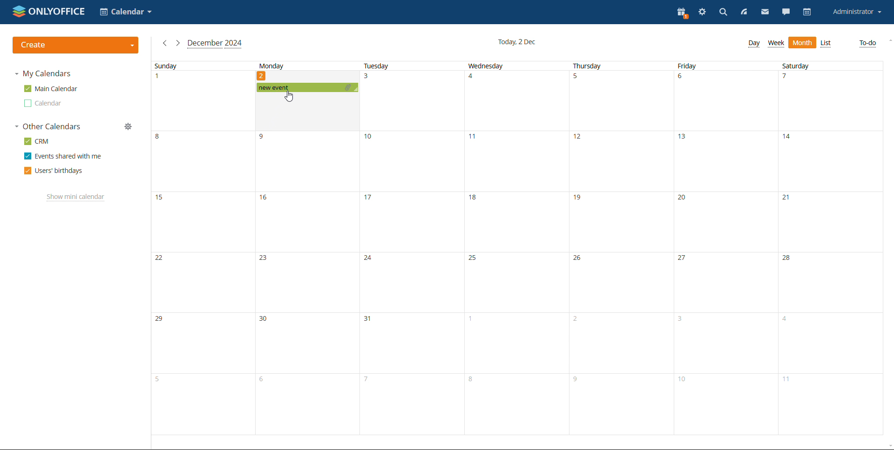 This screenshot has width=894, height=450. What do you see at coordinates (162, 202) in the screenshot?
I see `15` at bounding box center [162, 202].